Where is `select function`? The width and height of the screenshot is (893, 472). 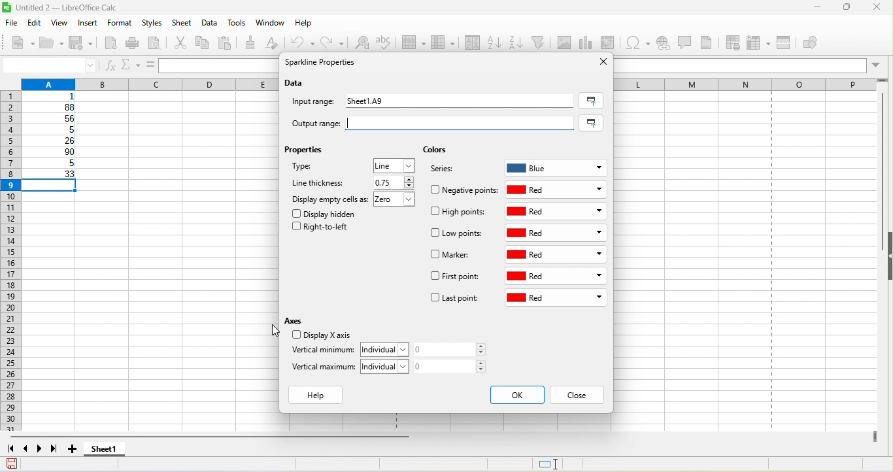
select function is located at coordinates (129, 65).